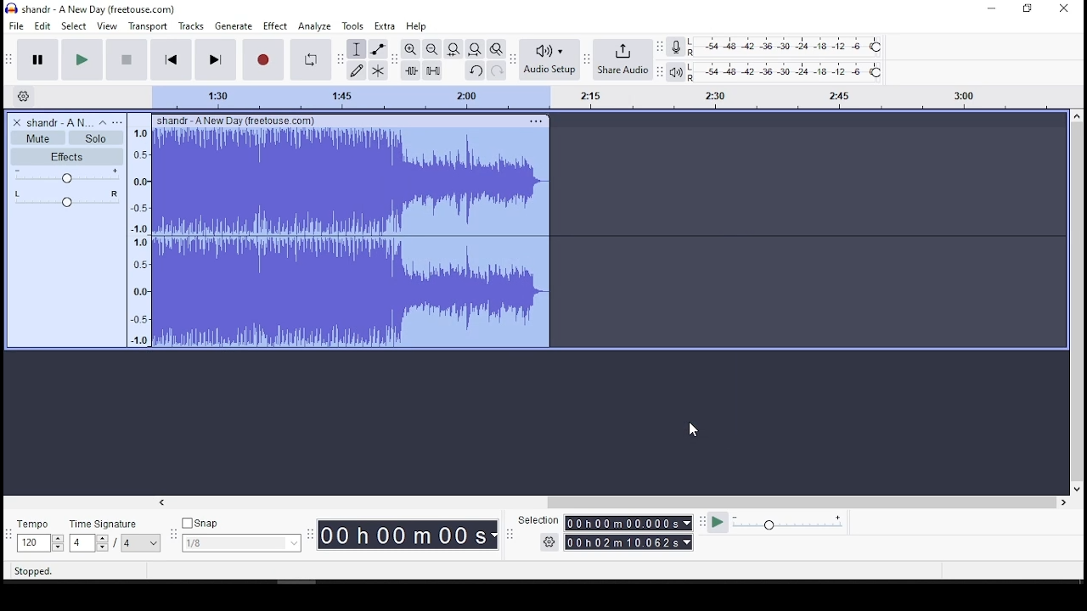  Describe the element at coordinates (781, 524) in the screenshot. I see `playback speed` at that location.